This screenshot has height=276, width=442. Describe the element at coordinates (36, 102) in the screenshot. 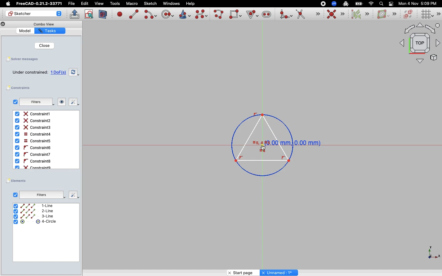

I see `Filters` at that location.